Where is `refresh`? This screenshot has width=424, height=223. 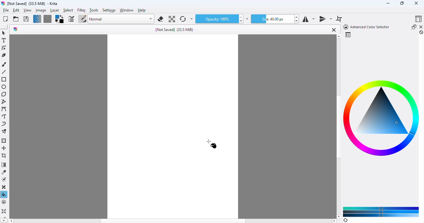
refresh is located at coordinates (345, 220).